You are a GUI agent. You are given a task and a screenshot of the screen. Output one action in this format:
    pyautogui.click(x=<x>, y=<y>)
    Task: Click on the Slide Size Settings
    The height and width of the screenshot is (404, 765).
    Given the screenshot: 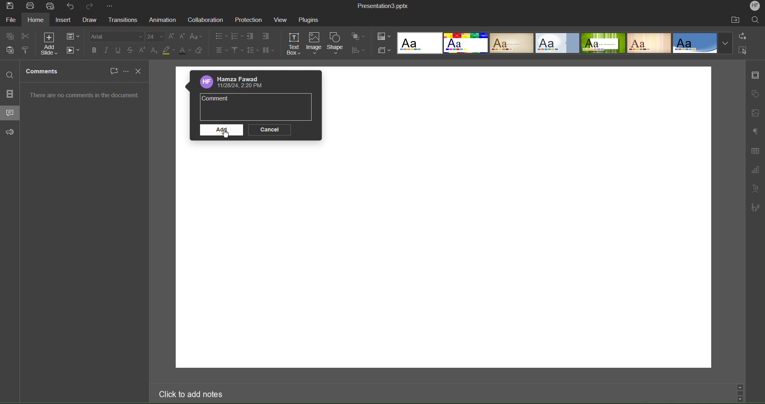 What is the action you would take?
    pyautogui.click(x=384, y=51)
    